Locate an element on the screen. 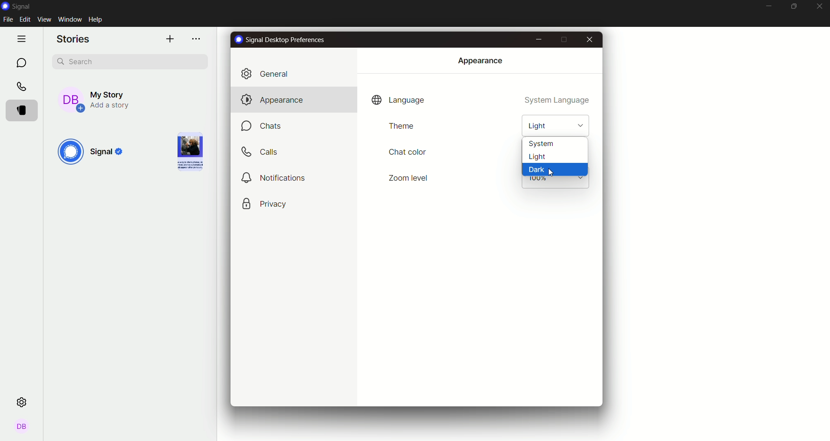  chats is located at coordinates (264, 126).